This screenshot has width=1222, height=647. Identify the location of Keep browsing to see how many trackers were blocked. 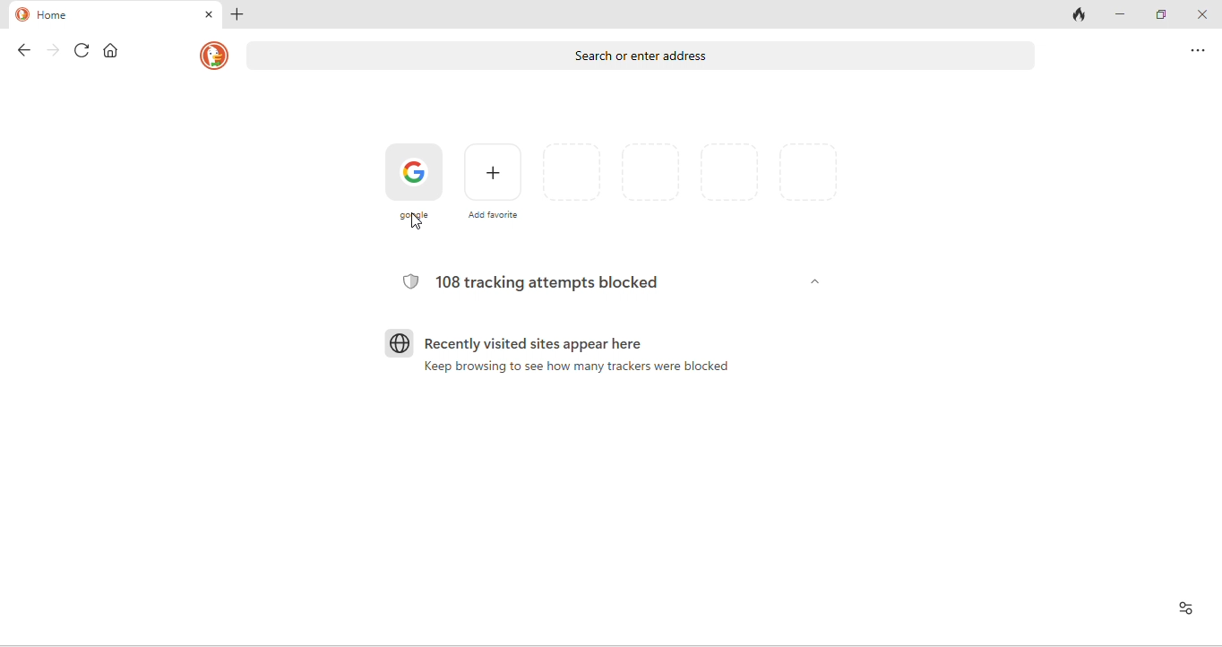
(579, 367).